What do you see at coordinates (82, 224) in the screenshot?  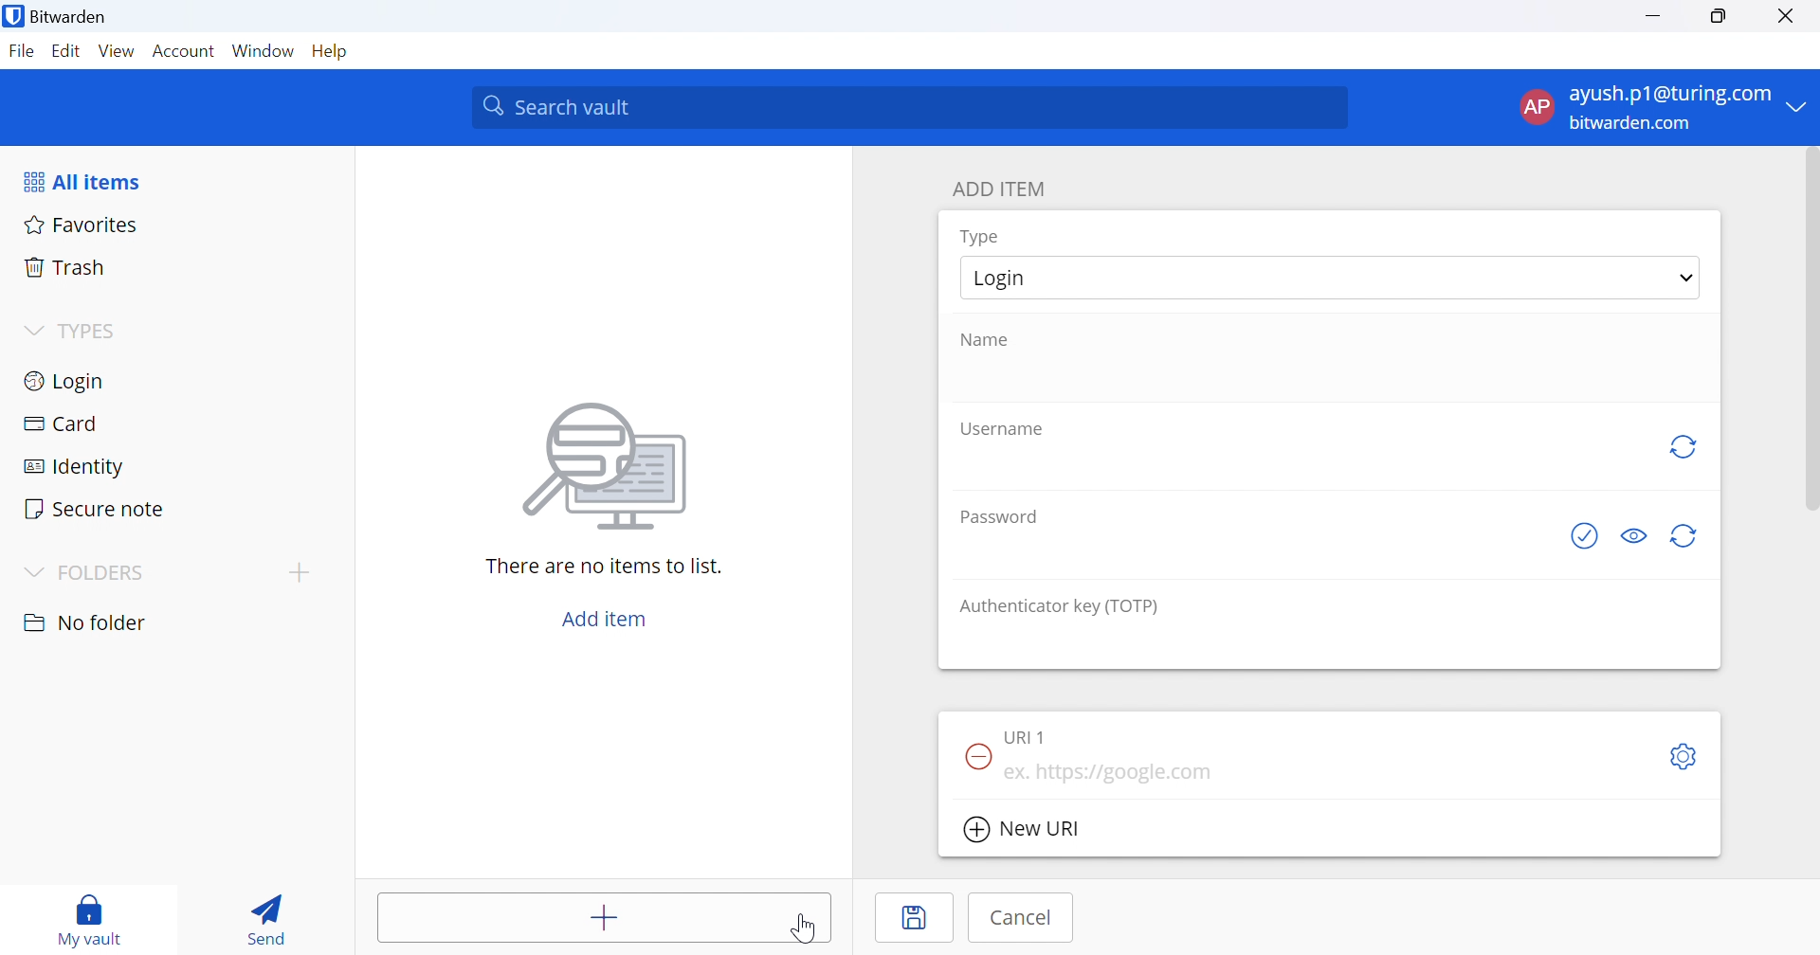 I see `Favorites` at bounding box center [82, 224].